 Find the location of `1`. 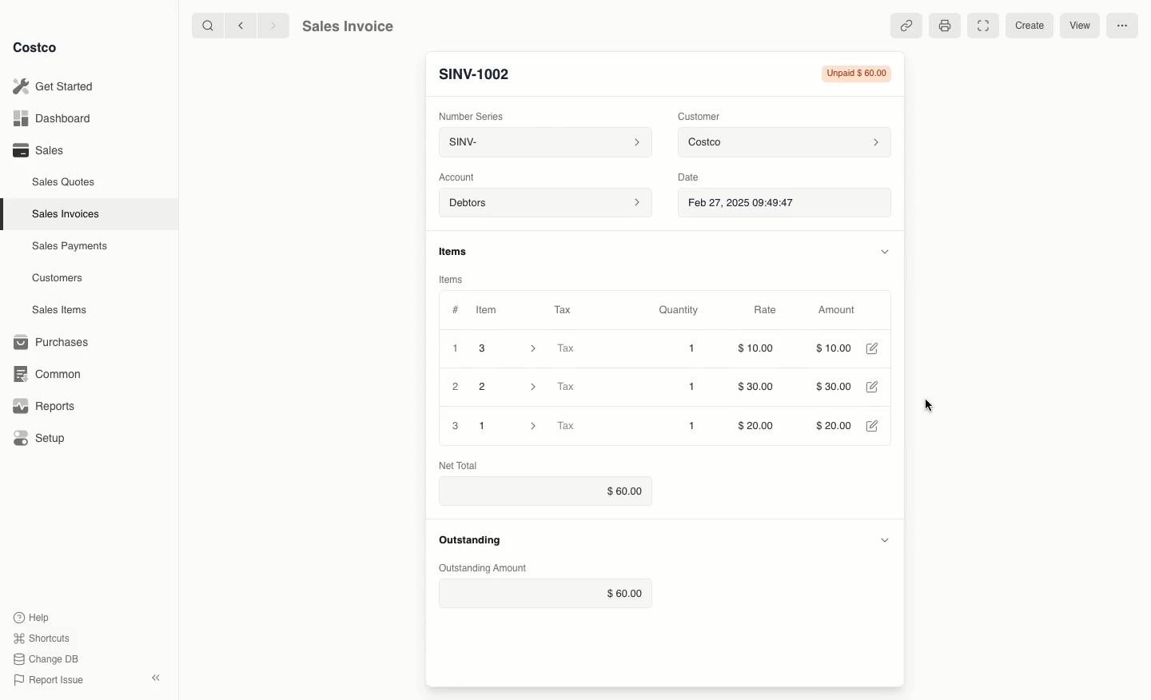

1 is located at coordinates (508, 426).